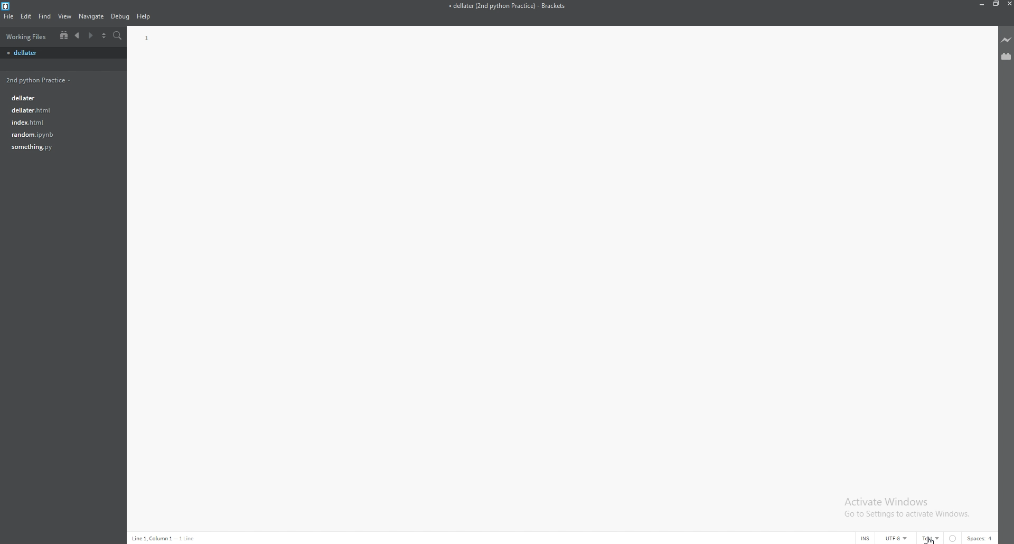 This screenshot has height=544, width=1014. What do you see at coordinates (60, 134) in the screenshot?
I see `file` at bounding box center [60, 134].